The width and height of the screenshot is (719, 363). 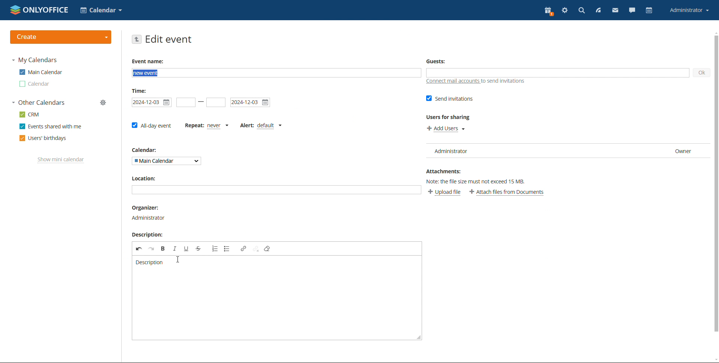 What do you see at coordinates (147, 149) in the screenshot?
I see `calendar:` at bounding box center [147, 149].